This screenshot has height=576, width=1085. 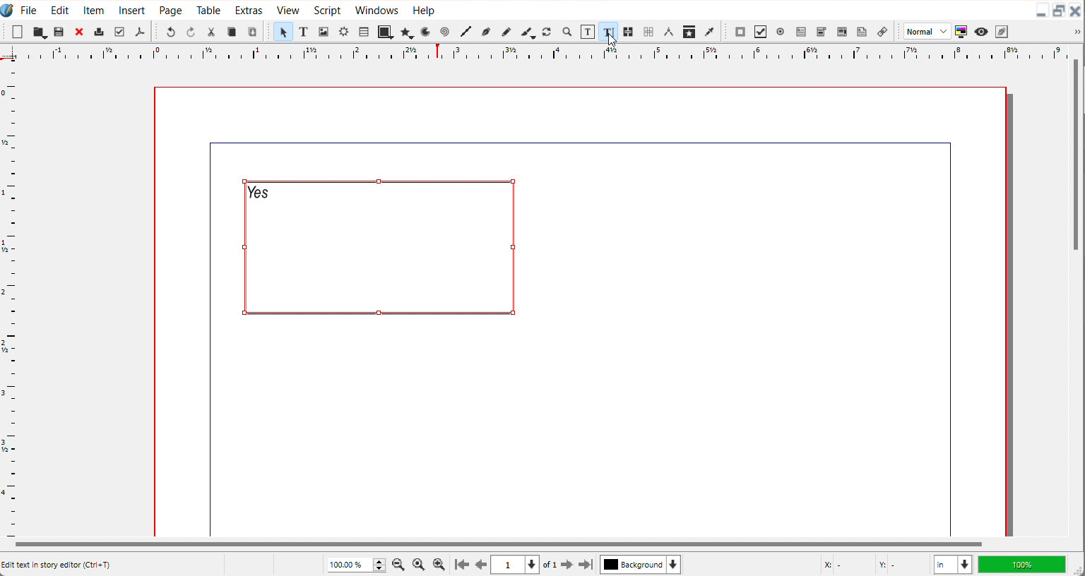 I want to click on X,Y Co-ordinate, so click(x=872, y=564).